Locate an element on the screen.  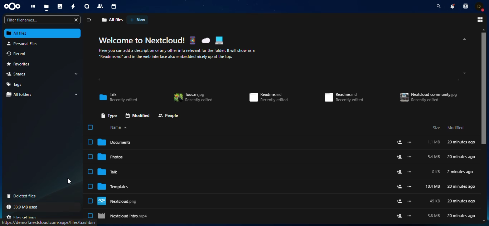
Dashboard is located at coordinates (33, 6).